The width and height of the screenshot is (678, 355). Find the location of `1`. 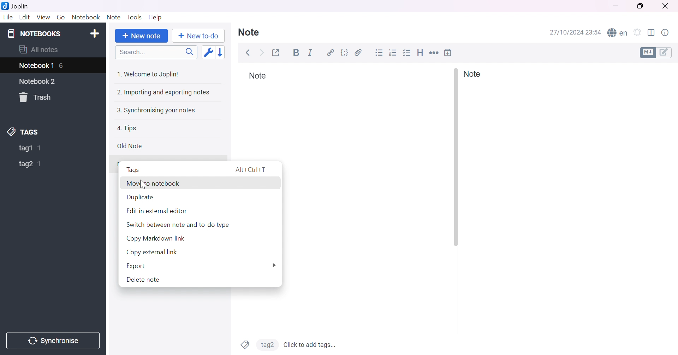

1 is located at coordinates (41, 148).